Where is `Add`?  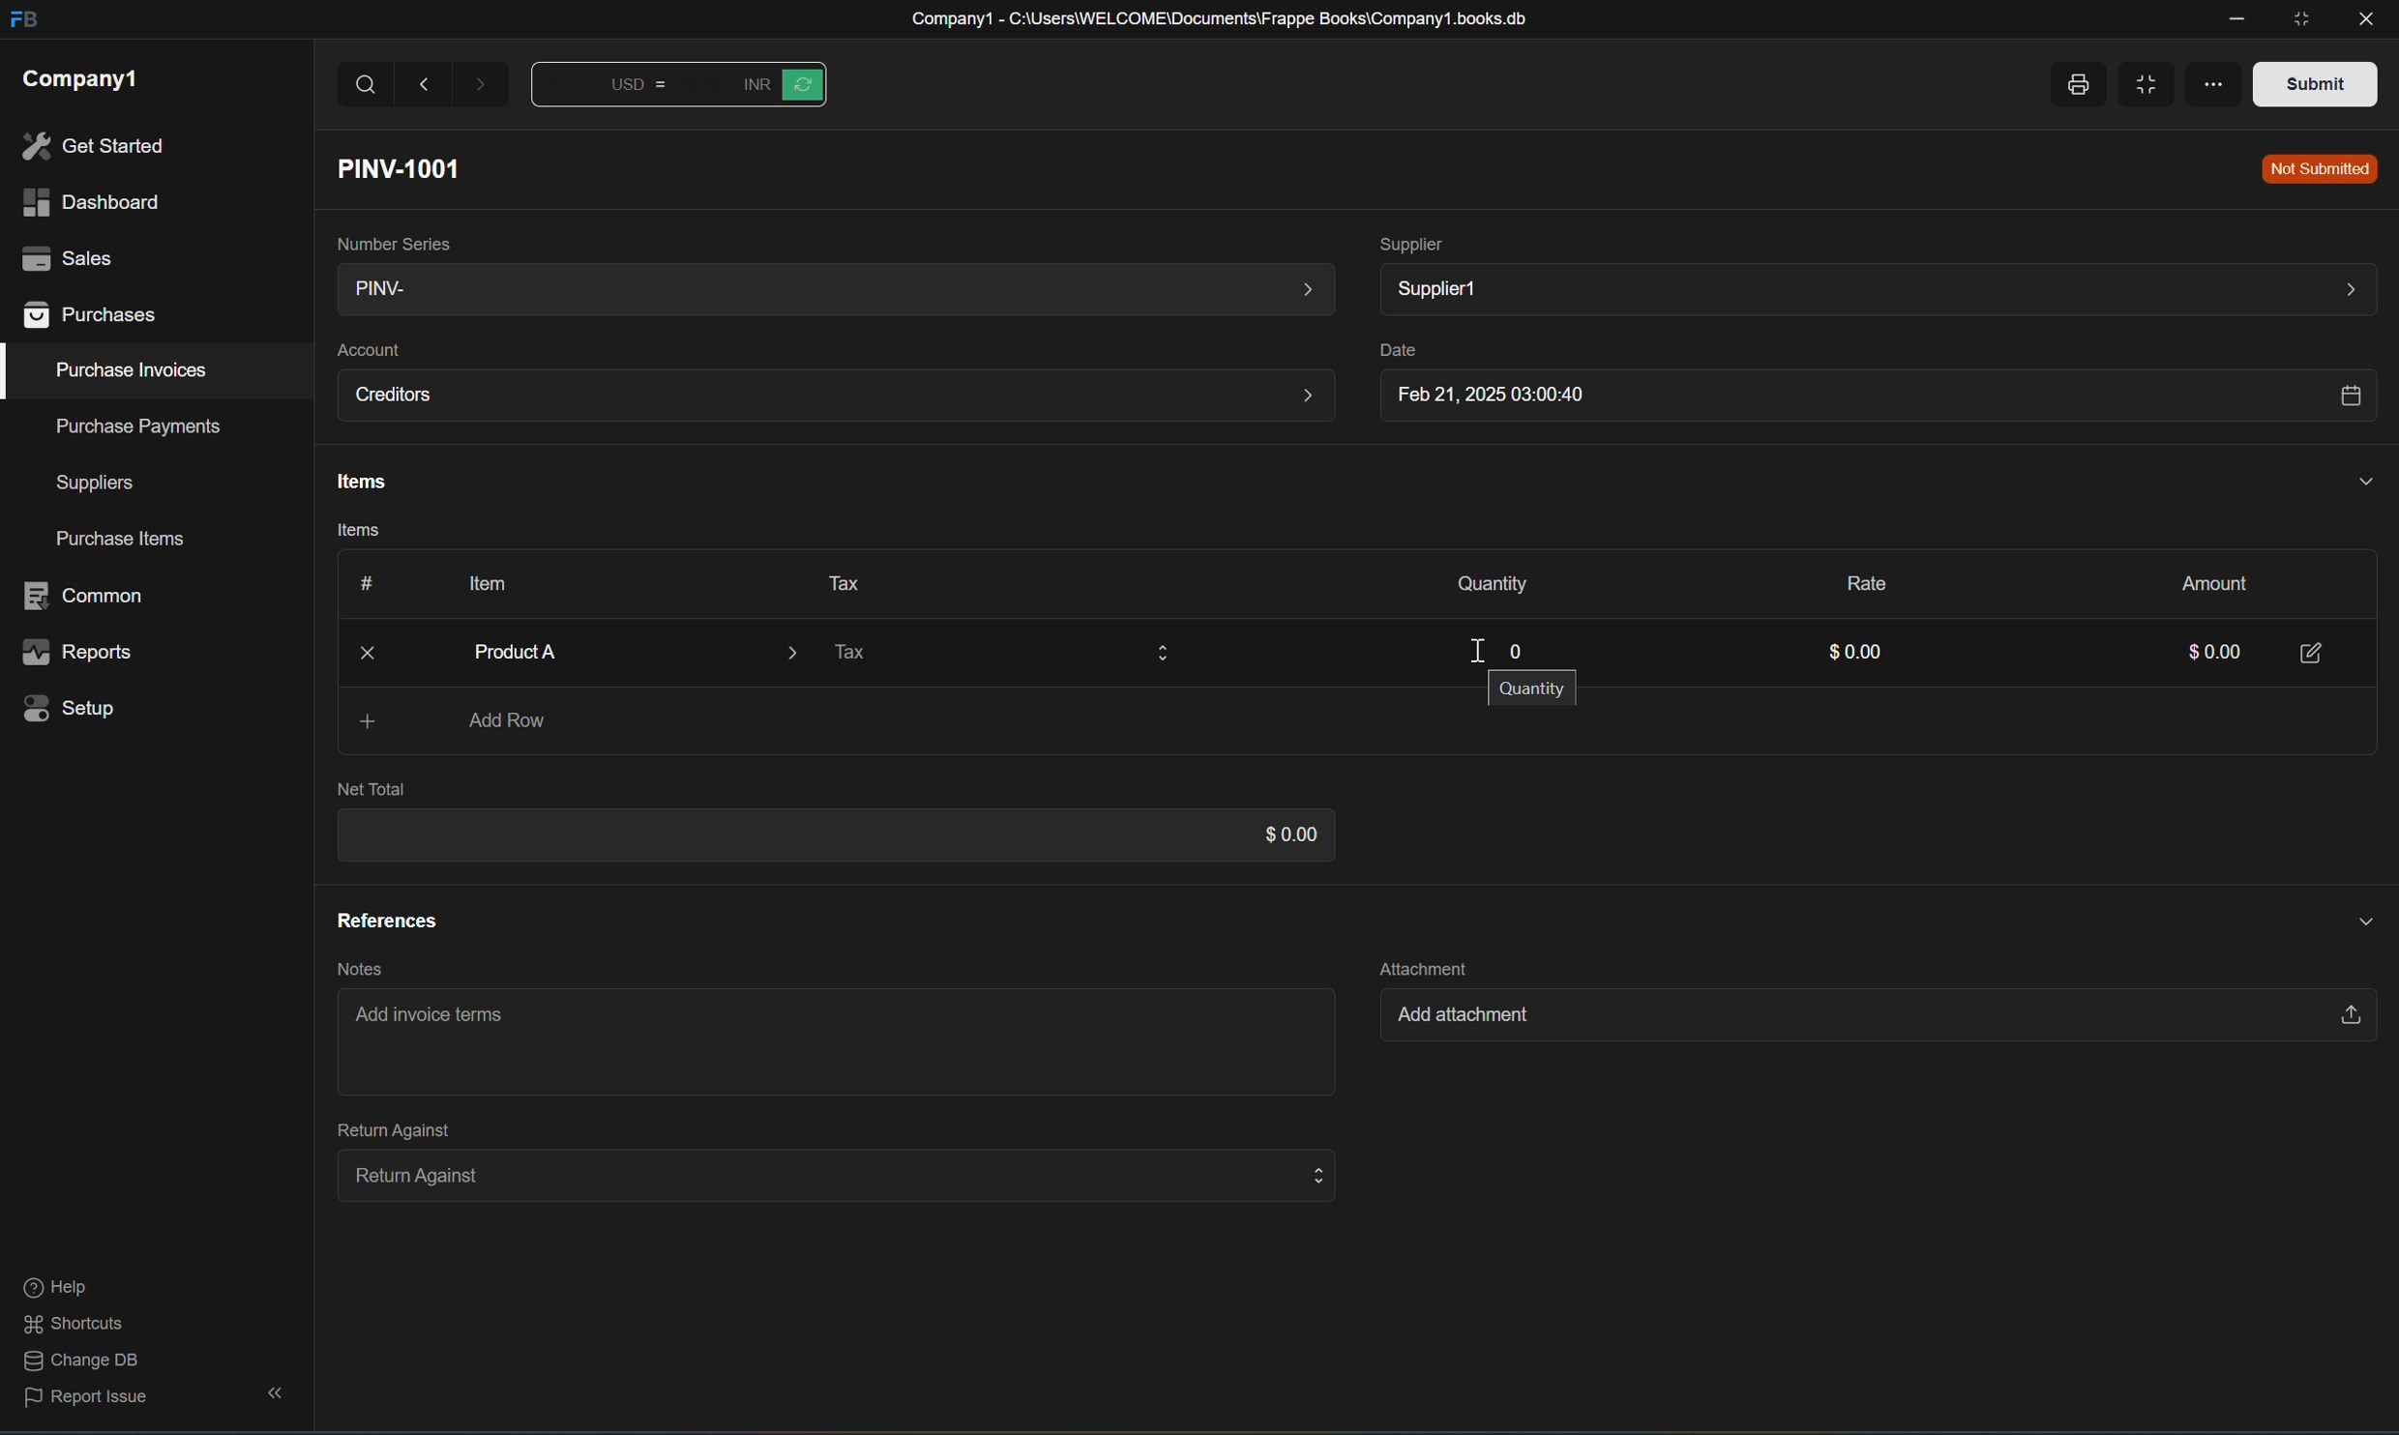
Add is located at coordinates (354, 721).